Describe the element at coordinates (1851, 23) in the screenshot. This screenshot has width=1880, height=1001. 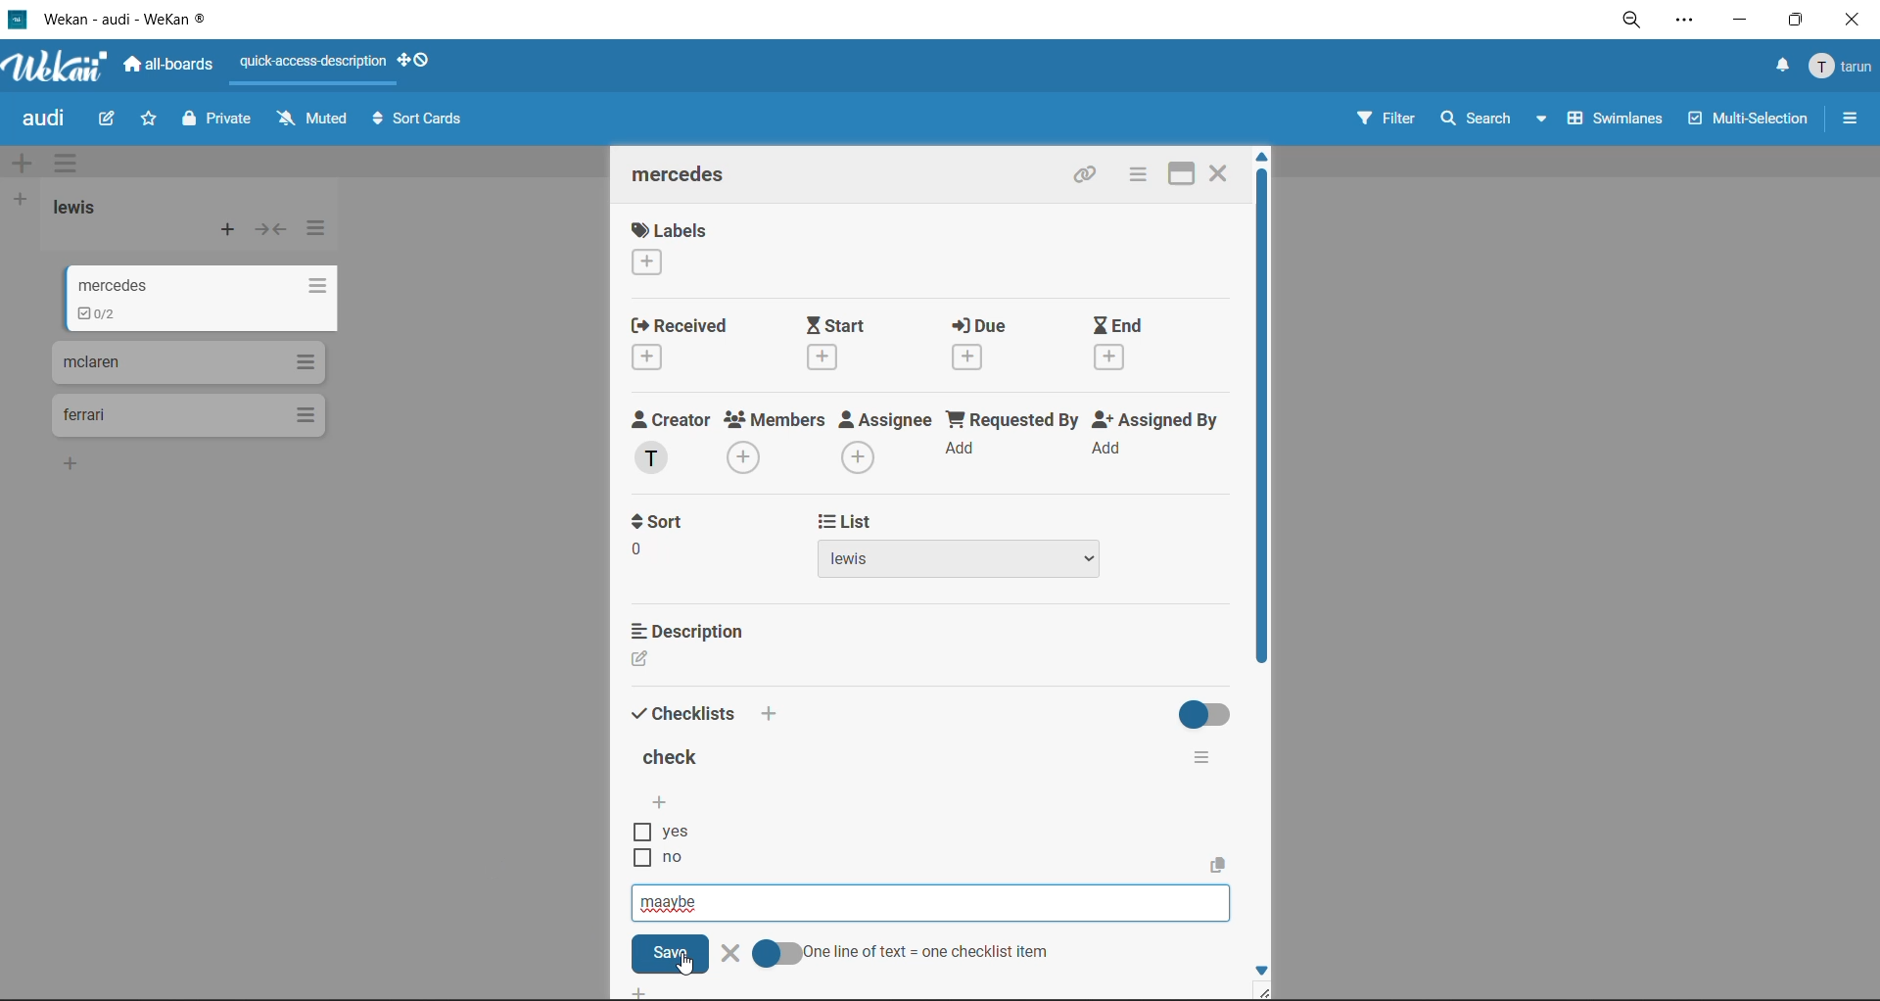
I see `close` at that location.